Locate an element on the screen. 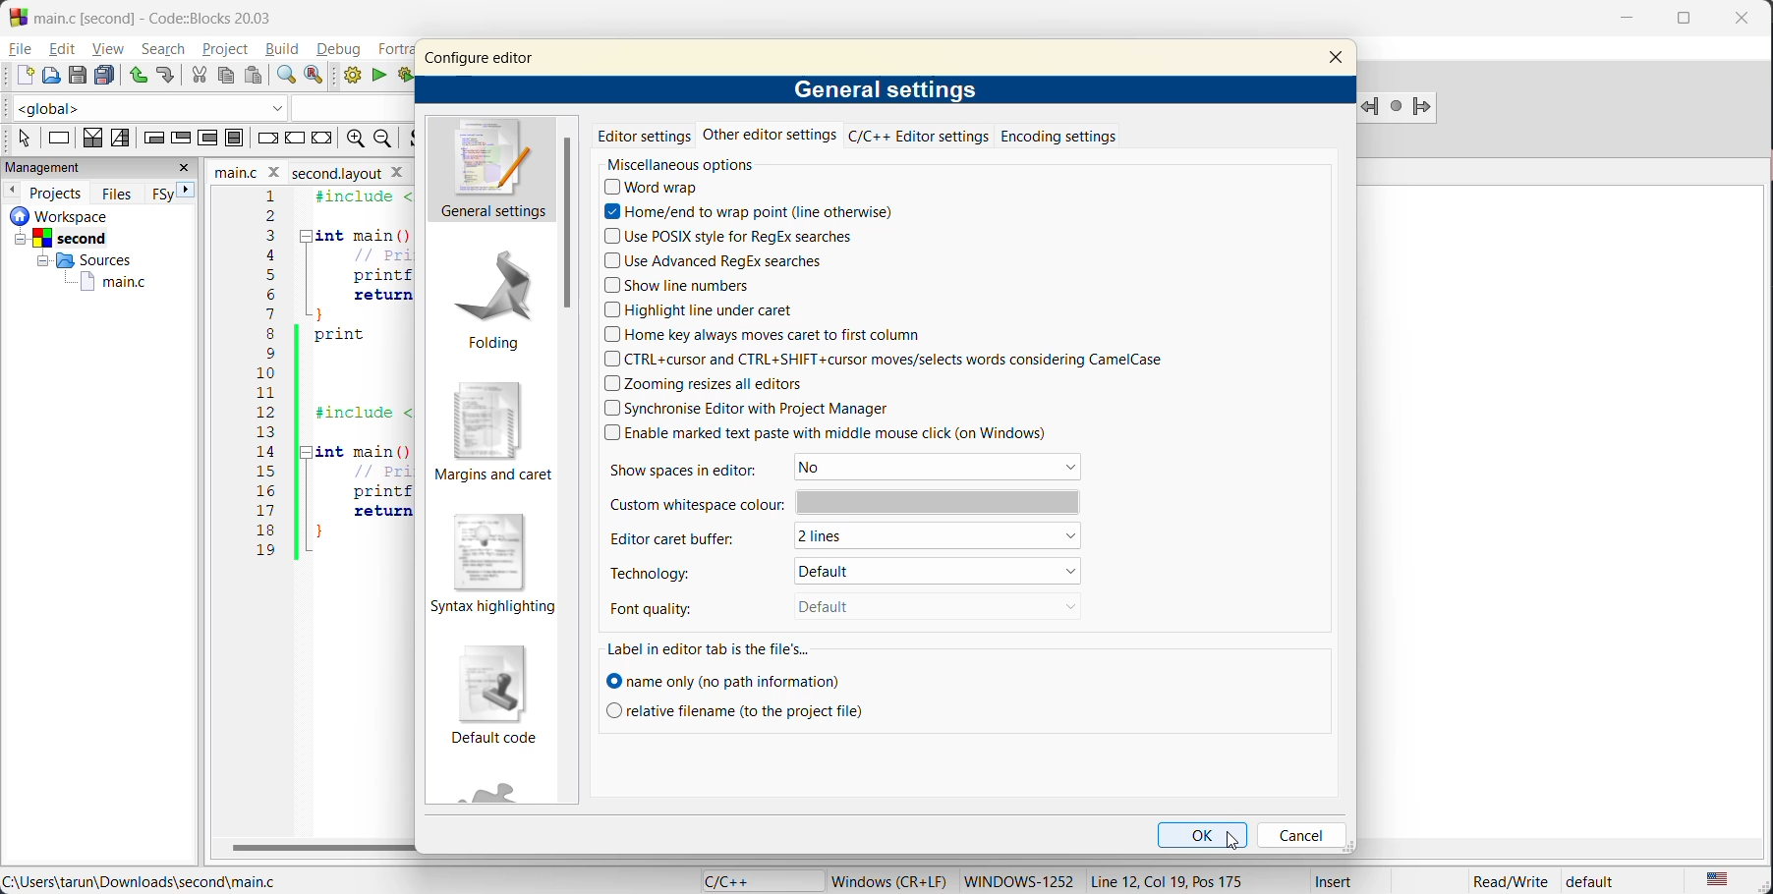 The width and height of the screenshot is (1773, 894). miscellaneous options is located at coordinates (694, 166).